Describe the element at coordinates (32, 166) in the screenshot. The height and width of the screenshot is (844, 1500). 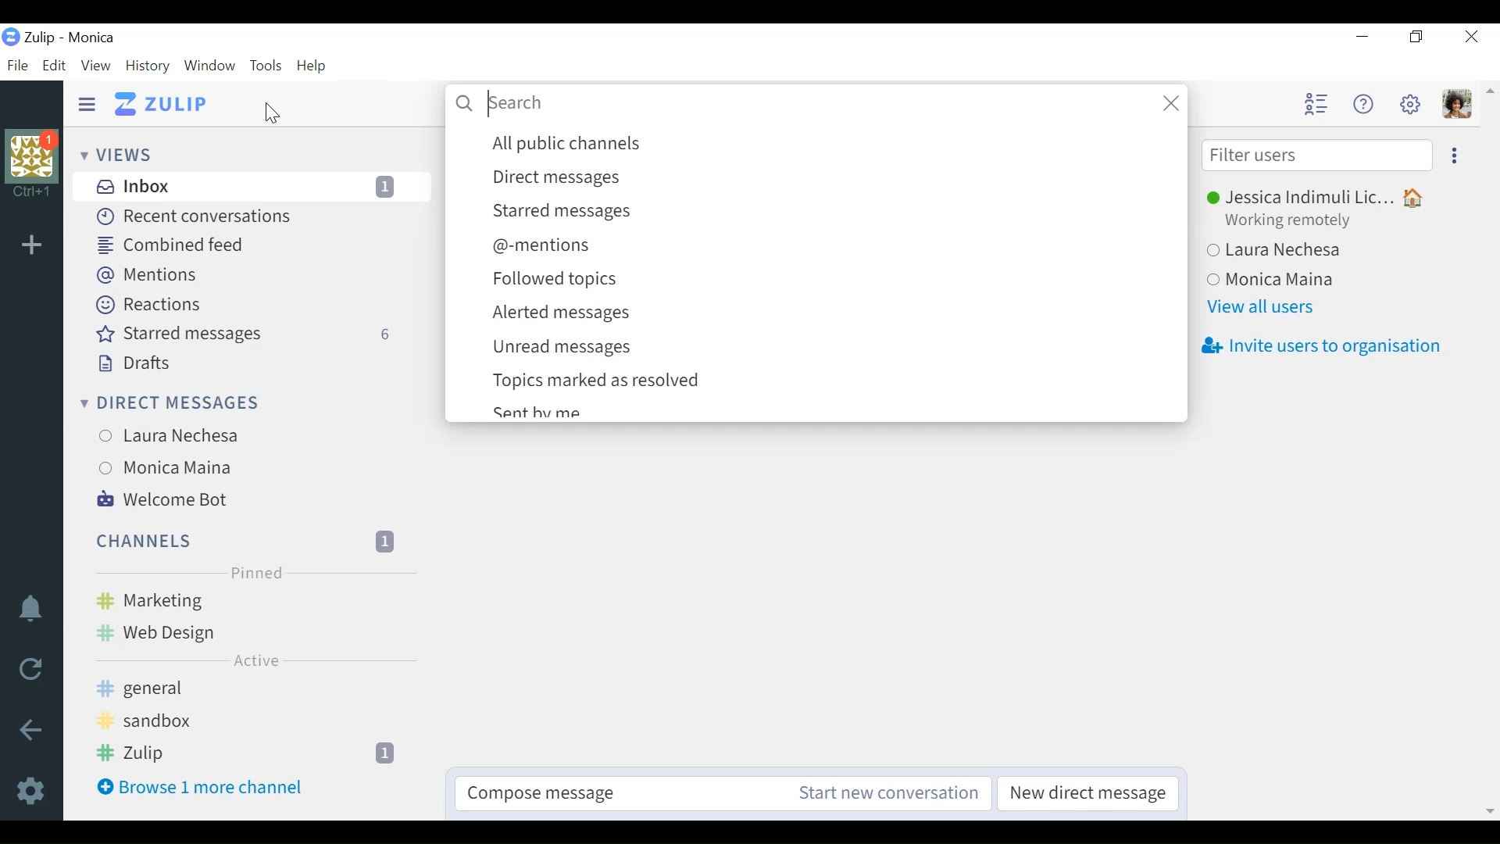
I see `Organisational Profile photo` at that location.